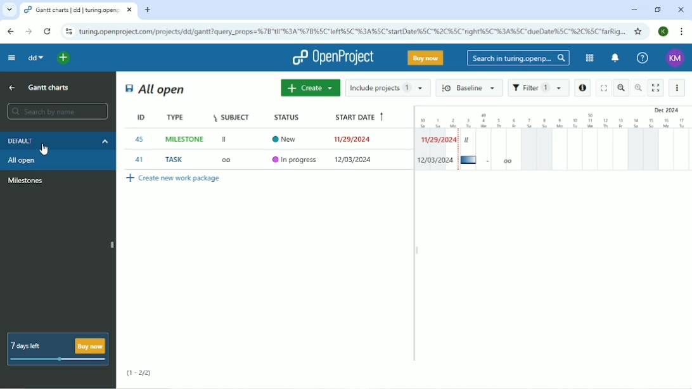  I want to click on Create new work package, so click(177, 179).